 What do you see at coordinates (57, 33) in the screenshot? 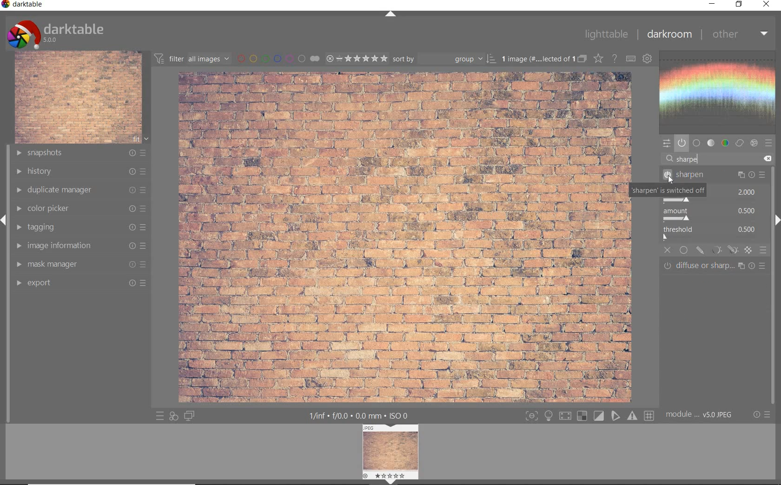
I see `darktable 5.0.0` at bounding box center [57, 33].